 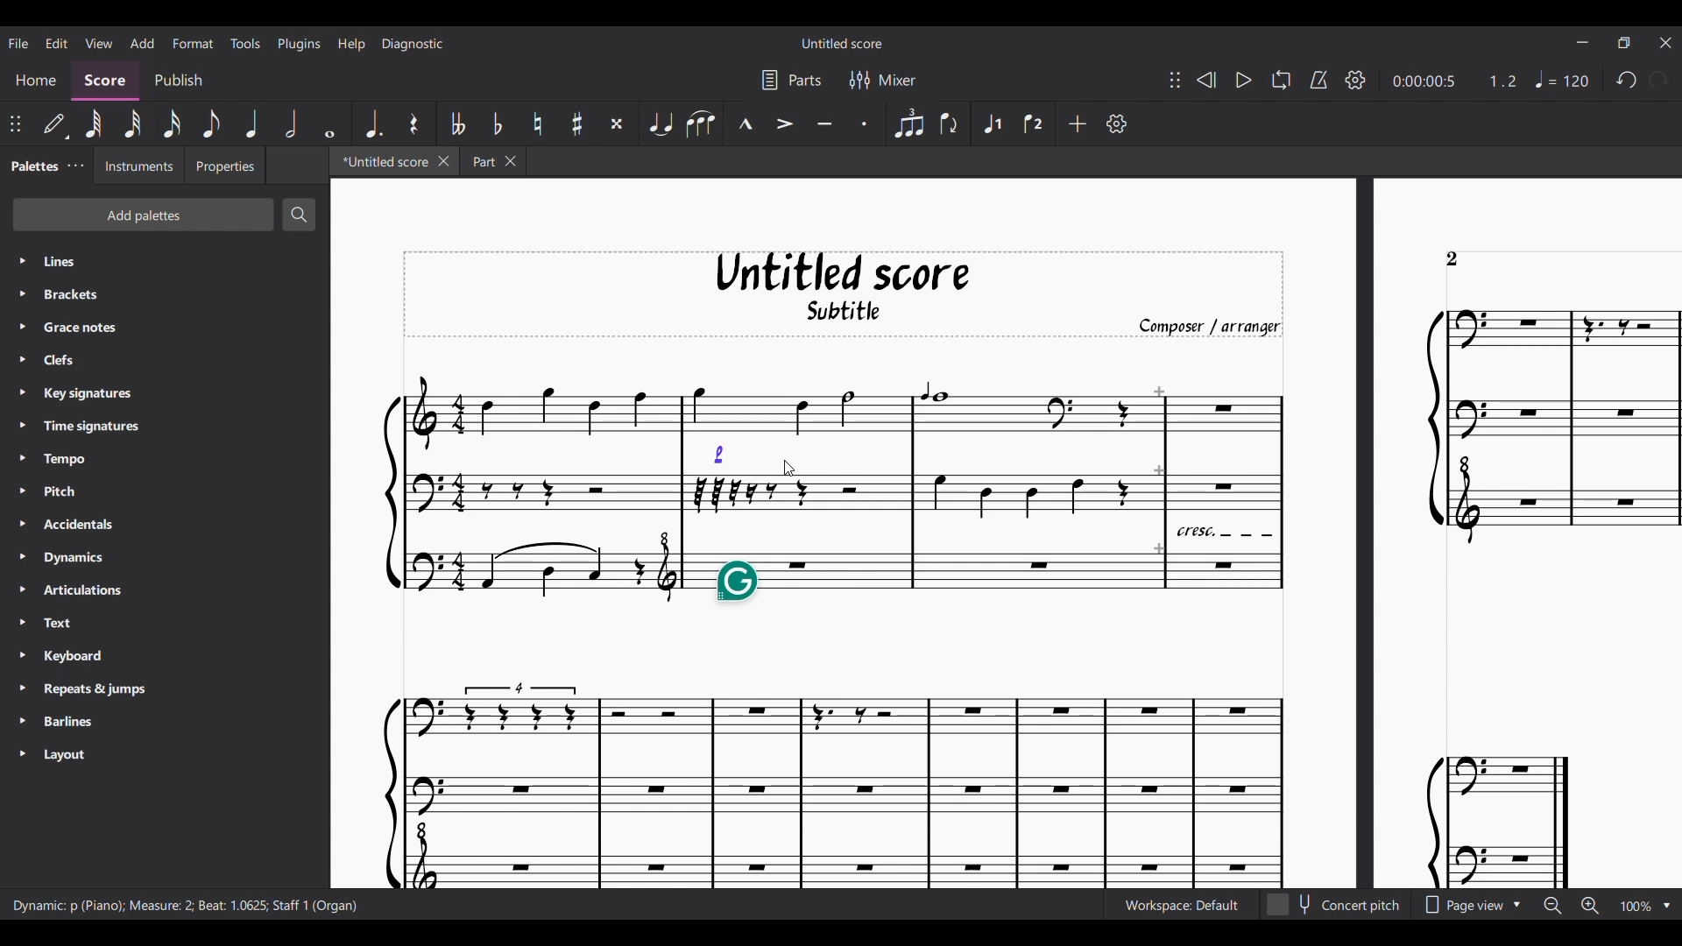 I want to click on Edit menu, so click(x=57, y=42).